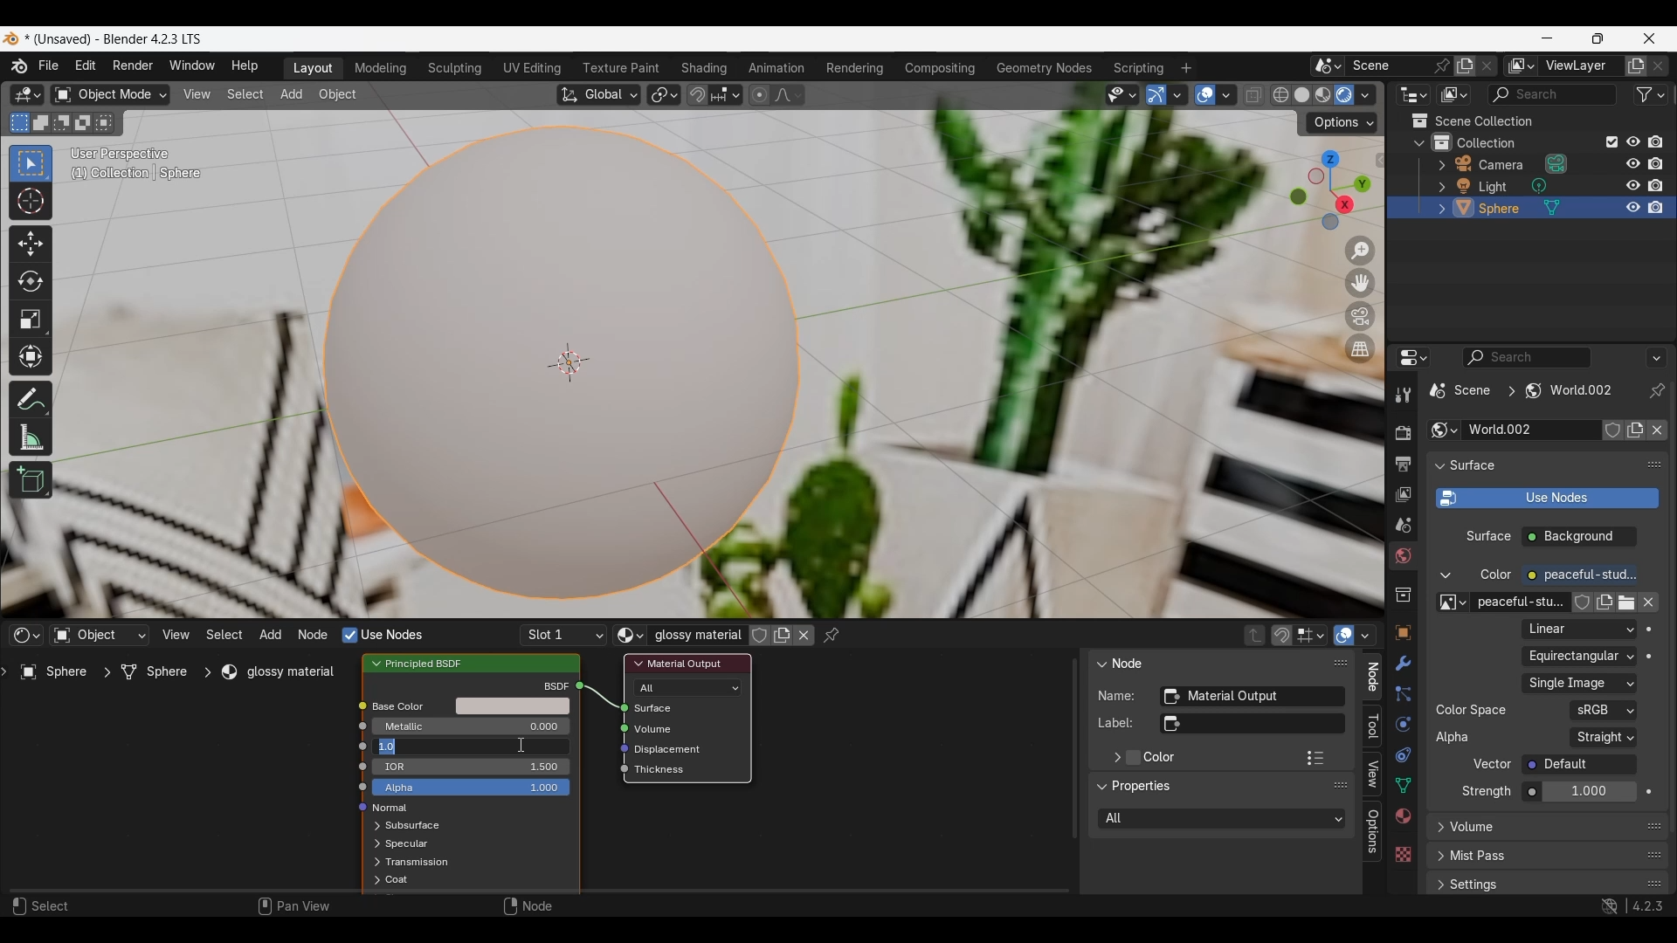 This screenshot has width=1677, height=943. Describe the element at coordinates (1526, 357) in the screenshot. I see `Display filter` at that location.